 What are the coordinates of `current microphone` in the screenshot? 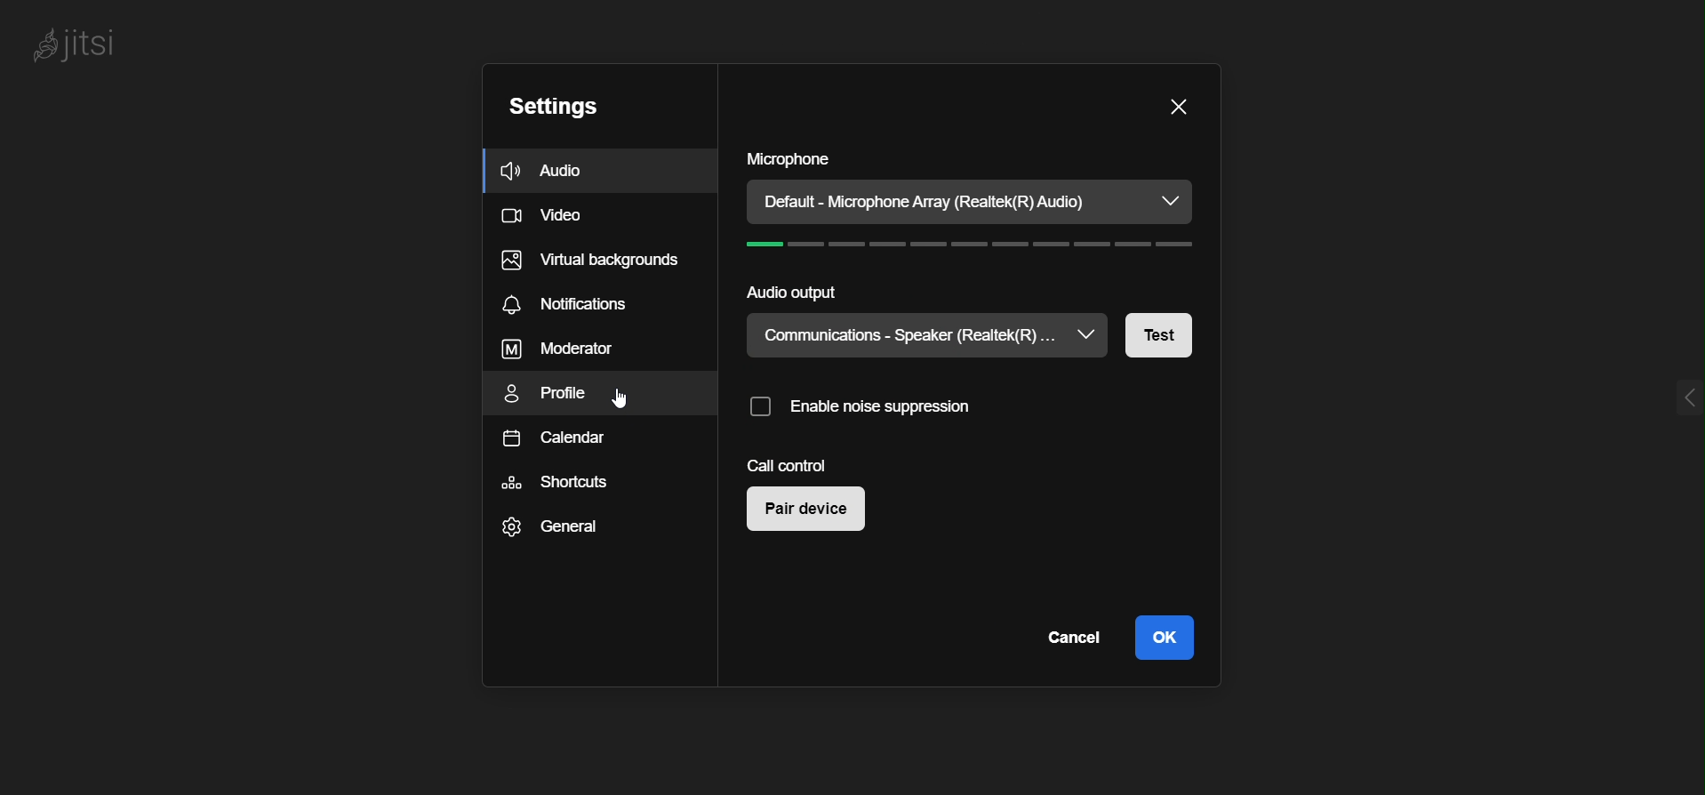 It's located at (939, 200).